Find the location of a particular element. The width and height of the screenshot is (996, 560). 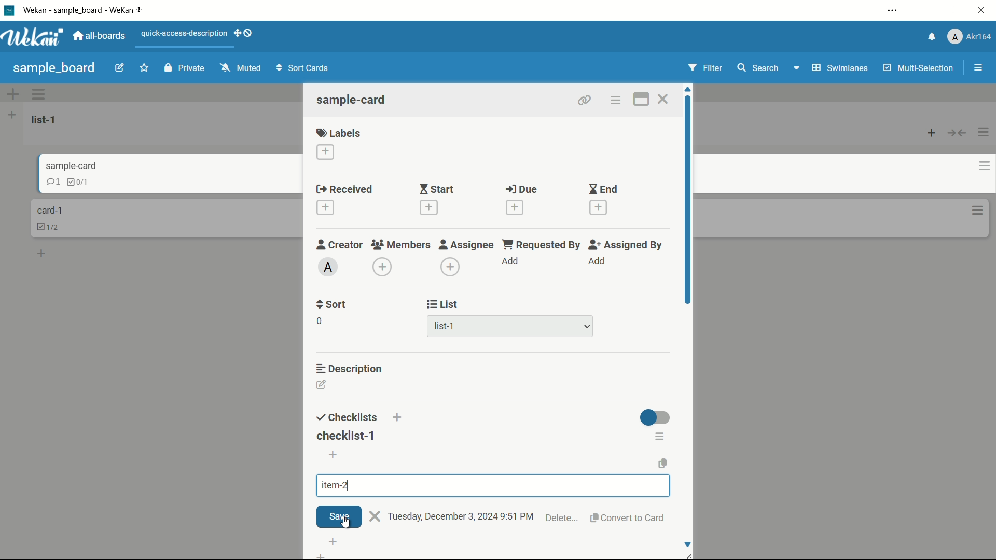

add card to top of list is located at coordinates (932, 134).